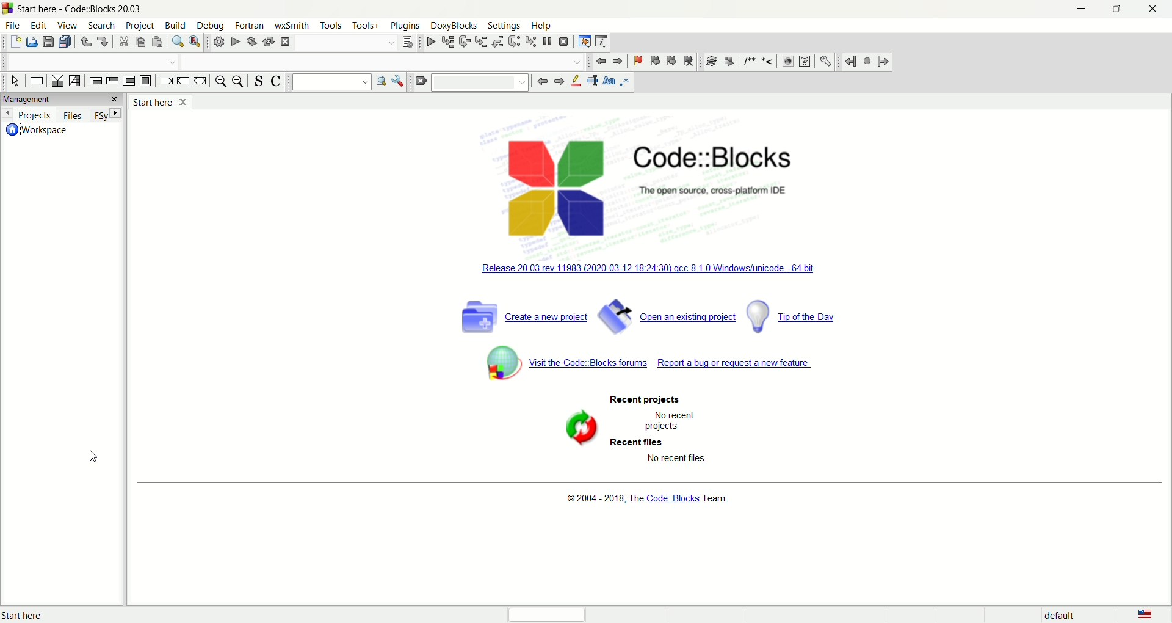 The width and height of the screenshot is (1172, 623). I want to click on report a bug, so click(735, 363).